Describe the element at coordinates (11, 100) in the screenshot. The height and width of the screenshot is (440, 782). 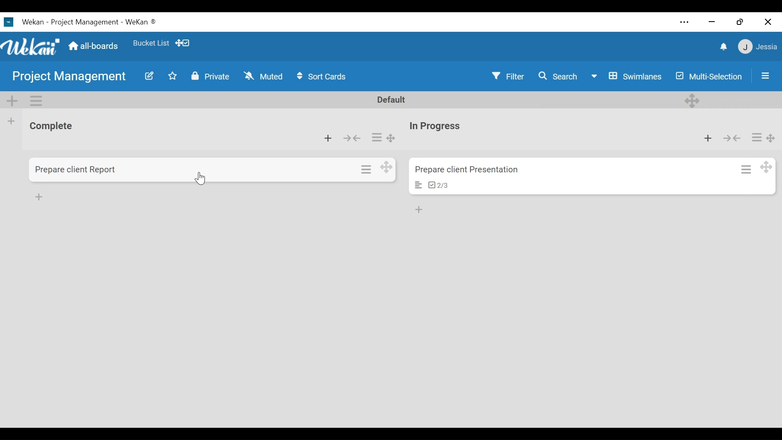
I see `Add Swimlane ` at that location.